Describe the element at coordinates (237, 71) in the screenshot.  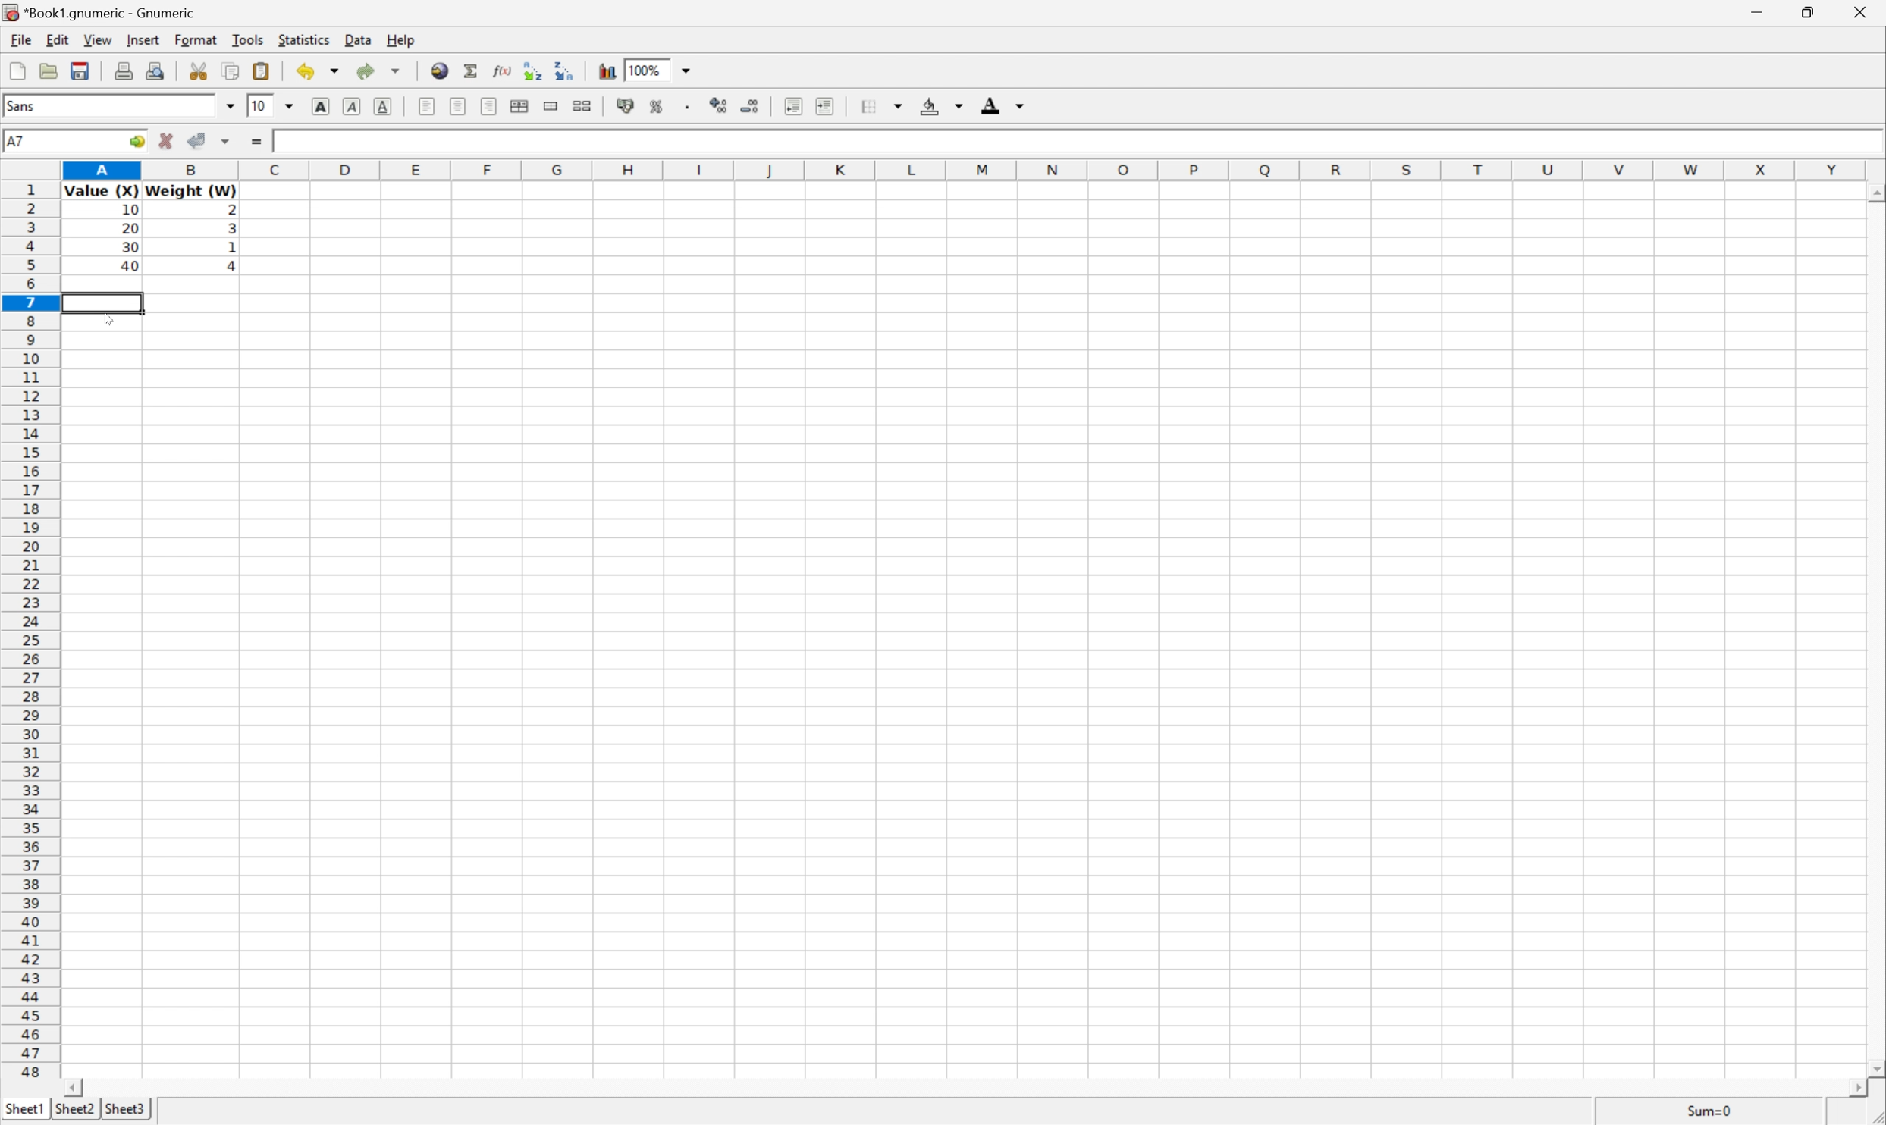
I see `Copy selection` at that location.